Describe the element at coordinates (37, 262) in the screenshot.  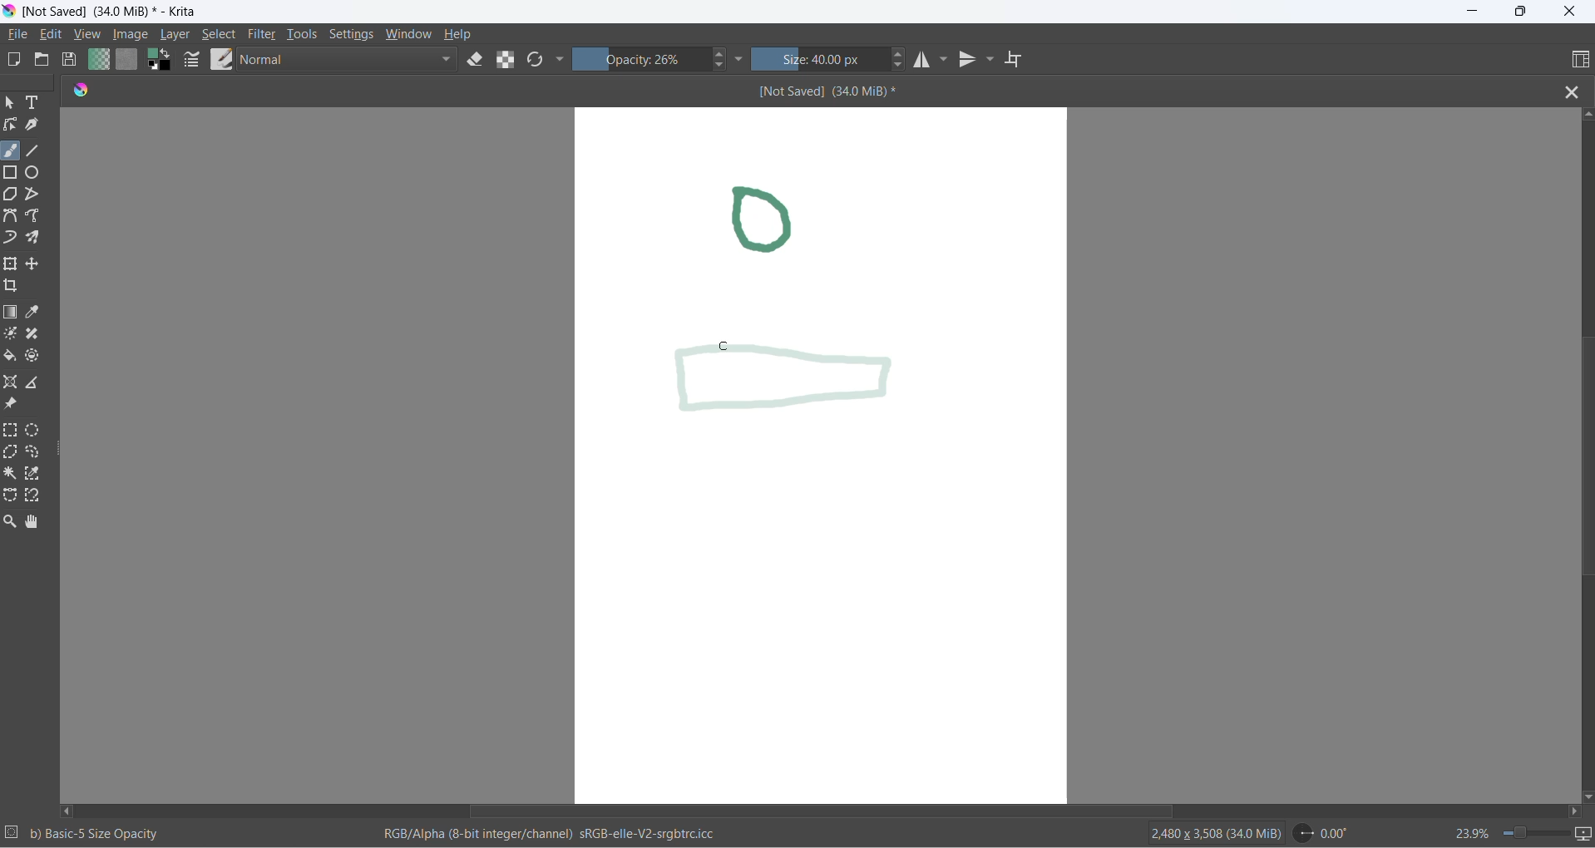
I see `move a layer` at that location.